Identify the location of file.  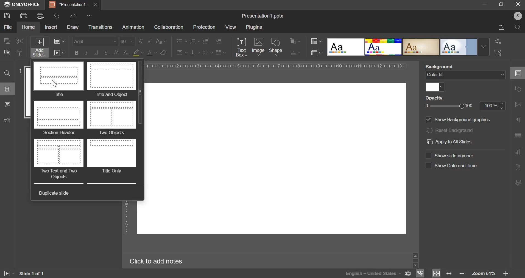
(8, 27).